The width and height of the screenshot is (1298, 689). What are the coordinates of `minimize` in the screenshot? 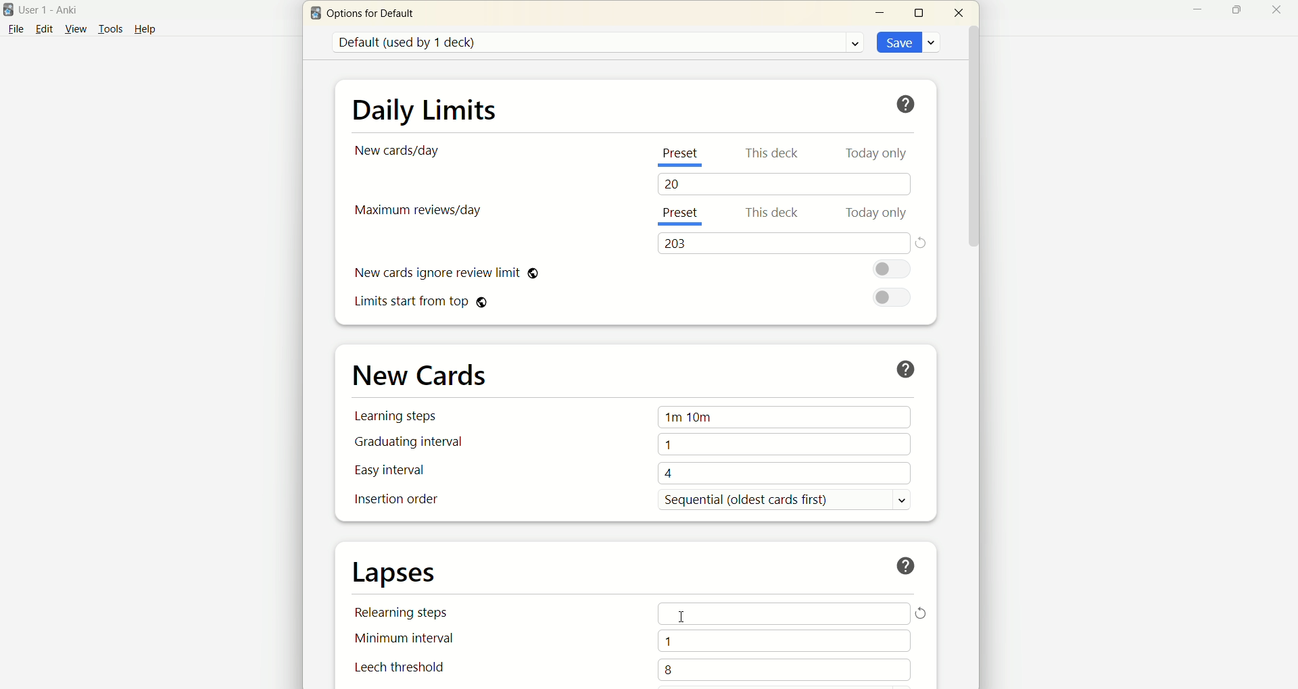 It's located at (1192, 11).